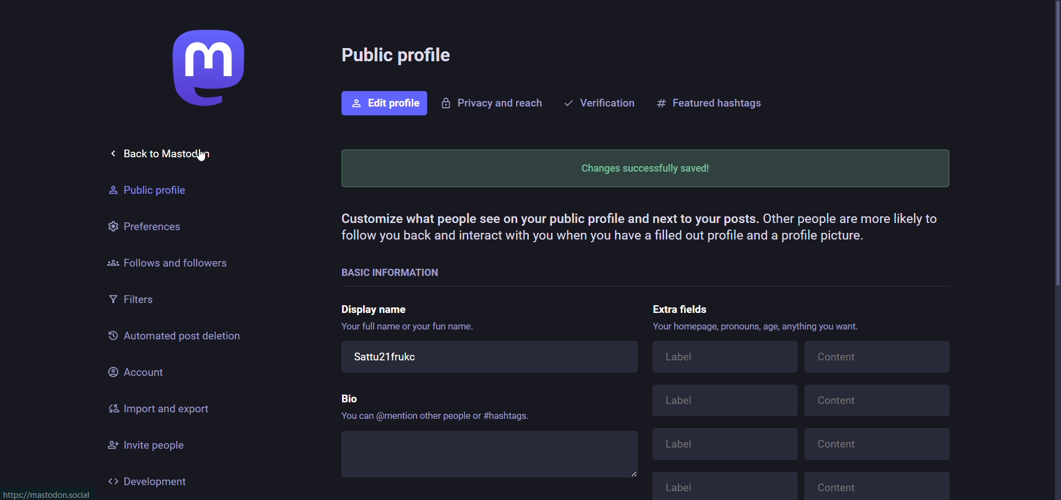  Describe the element at coordinates (600, 102) in the screenshot. I see `verification` at that location.